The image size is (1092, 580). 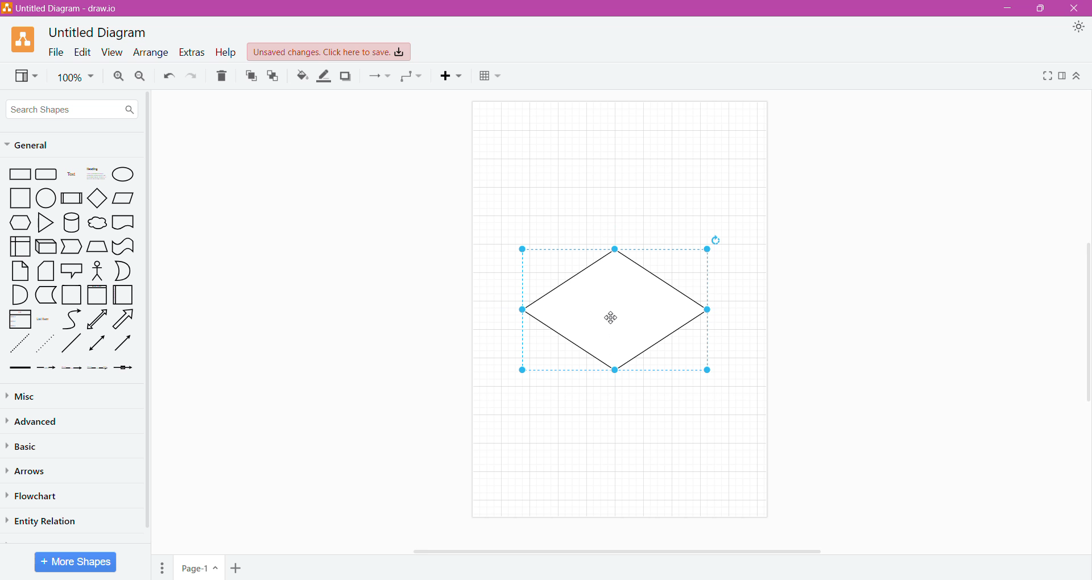 I want to click on Actor, so click(x=96, y=271).